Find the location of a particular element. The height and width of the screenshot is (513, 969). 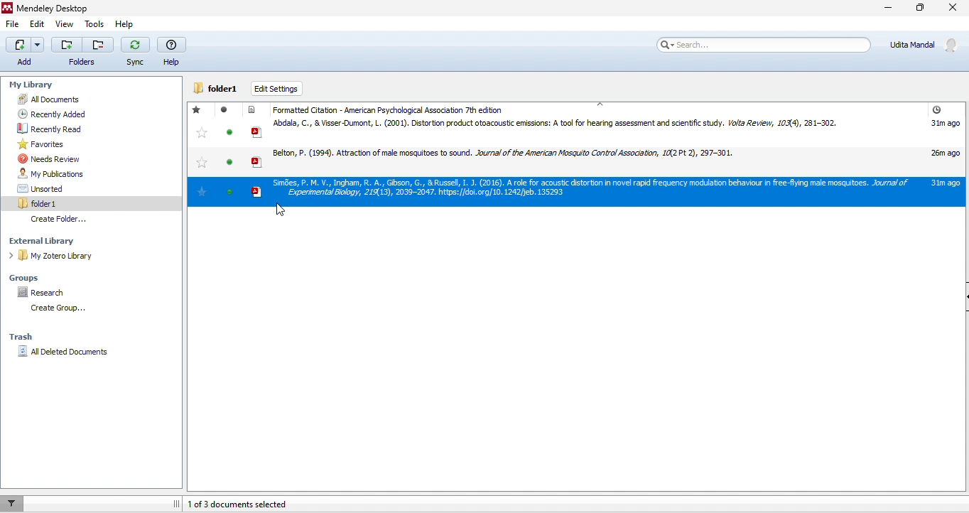

favorites is located at coordinates (40, 144).